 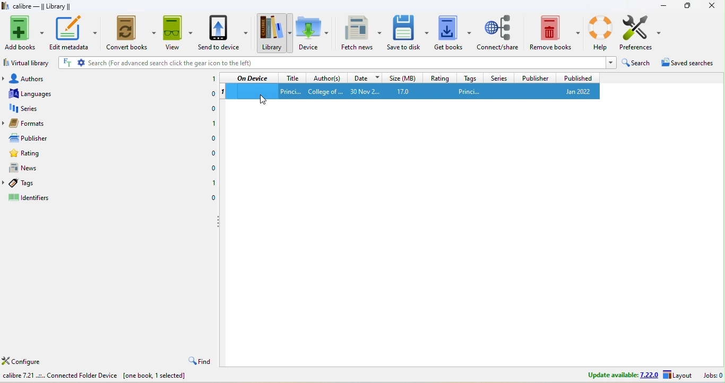 I want to click on calibre7.21 connected folder device [one book ,1 selected], so click(x=97, y=377).